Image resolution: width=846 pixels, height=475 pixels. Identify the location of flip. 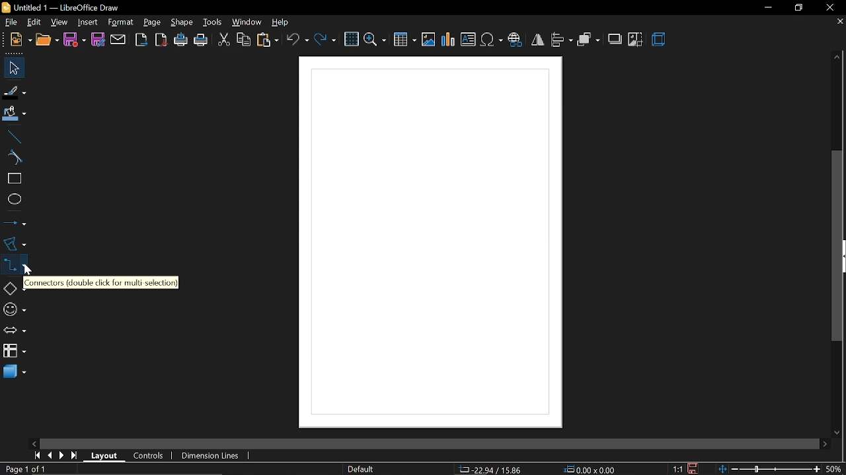
(537, 40).